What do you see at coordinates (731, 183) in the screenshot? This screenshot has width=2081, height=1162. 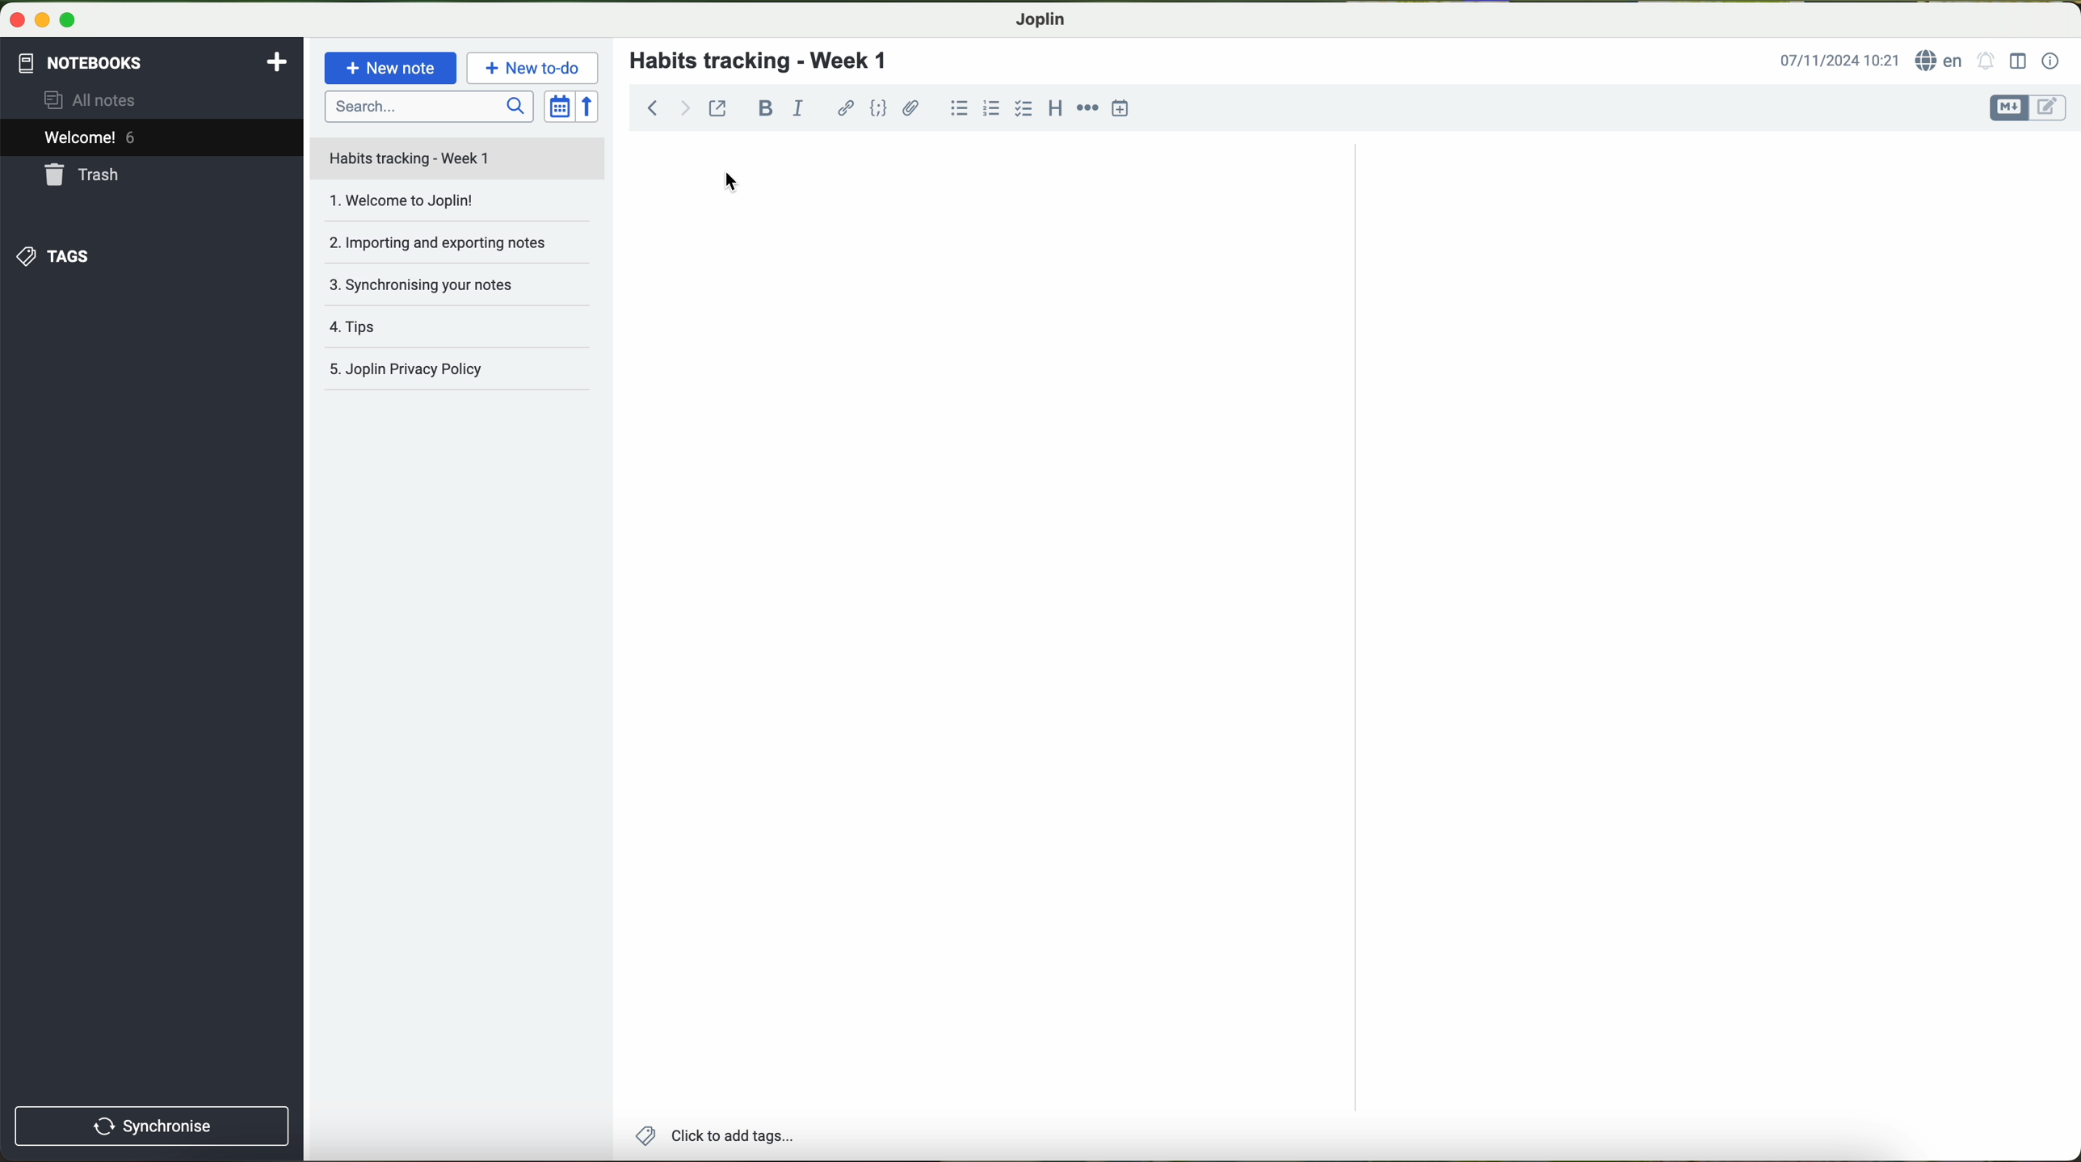 I see `cursor` at bounding box center [731, 183].